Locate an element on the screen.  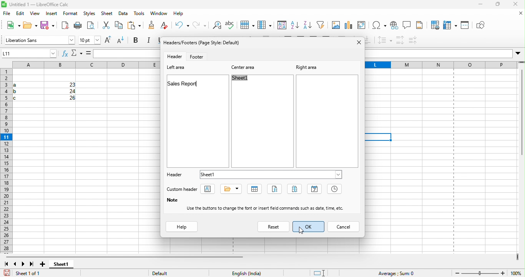
sort is located at coordinates (265, 25).